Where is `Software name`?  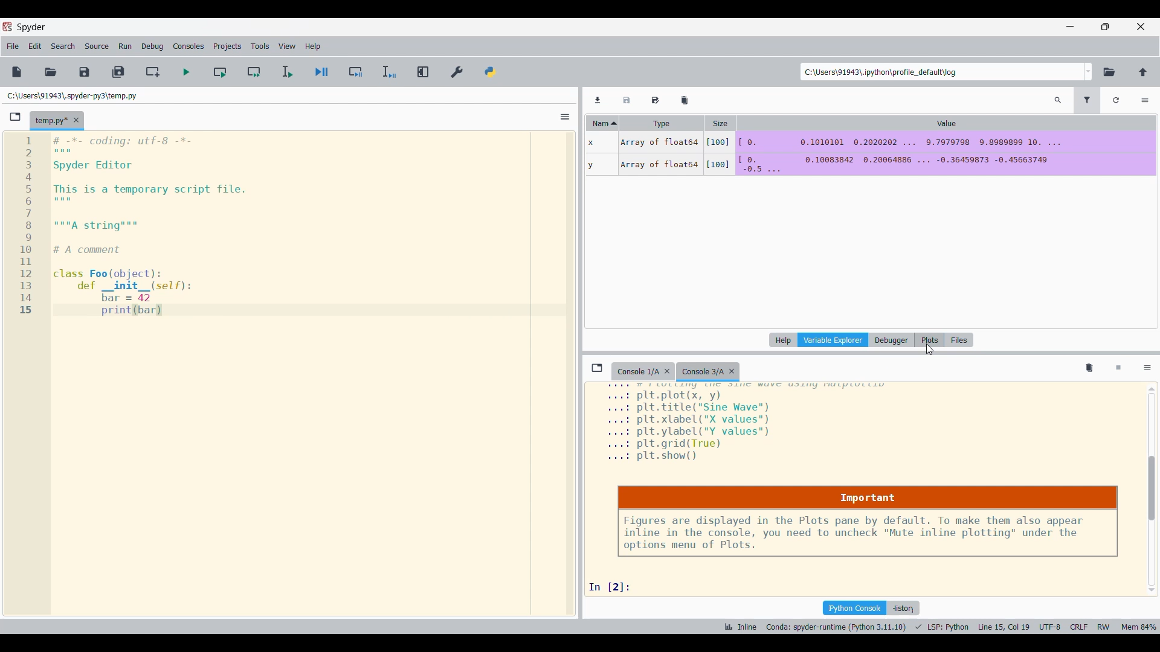
Software name is located at coordinates (30, 27).